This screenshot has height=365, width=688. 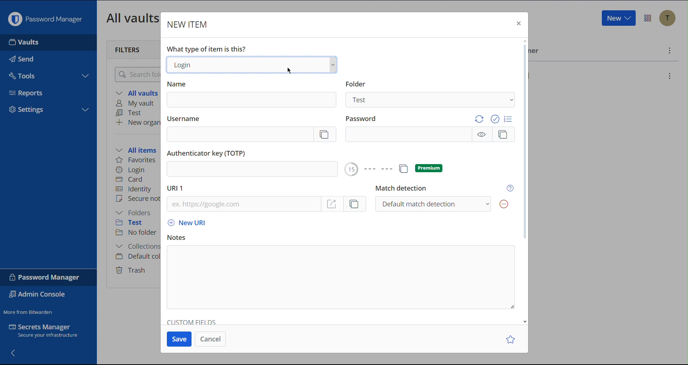 What do you see at coordinates (136, 247) in the screenshot?
I see `Collections` at bounding box center [136, 247].